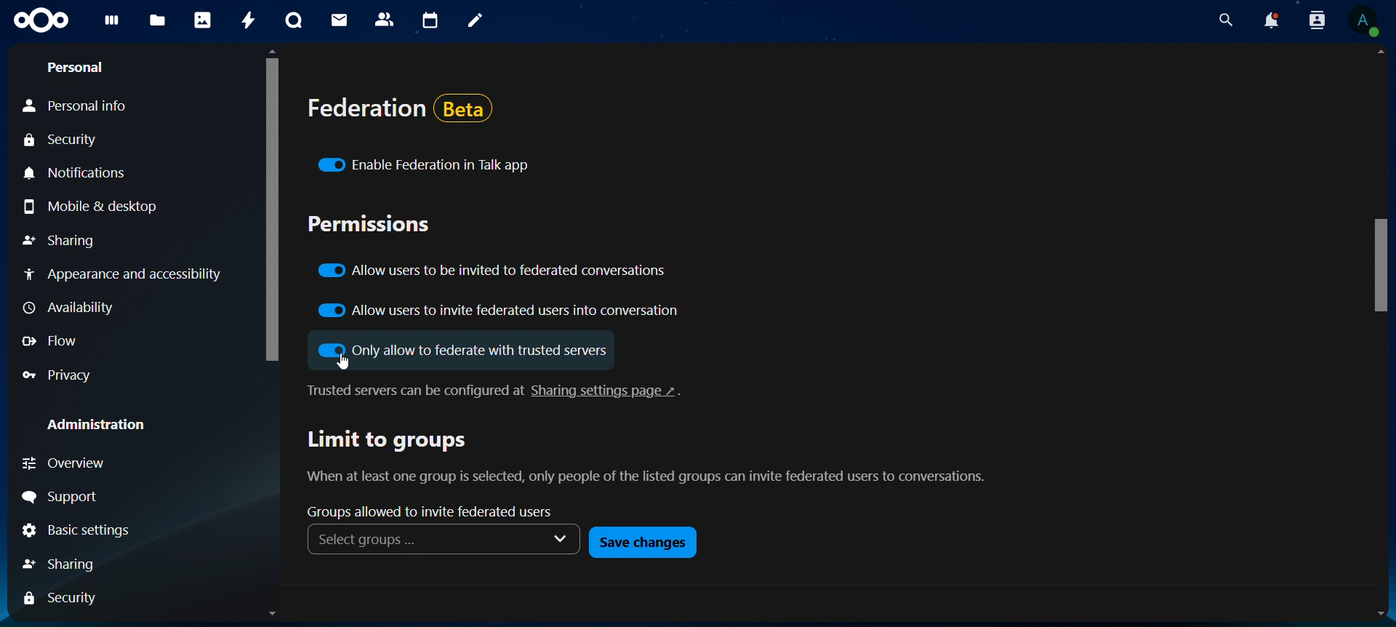 The image size is (1396, 627). What do you see at coordinates (60, 565) in the screenshot?
I see `sharing` at bounding box center [60, 565].